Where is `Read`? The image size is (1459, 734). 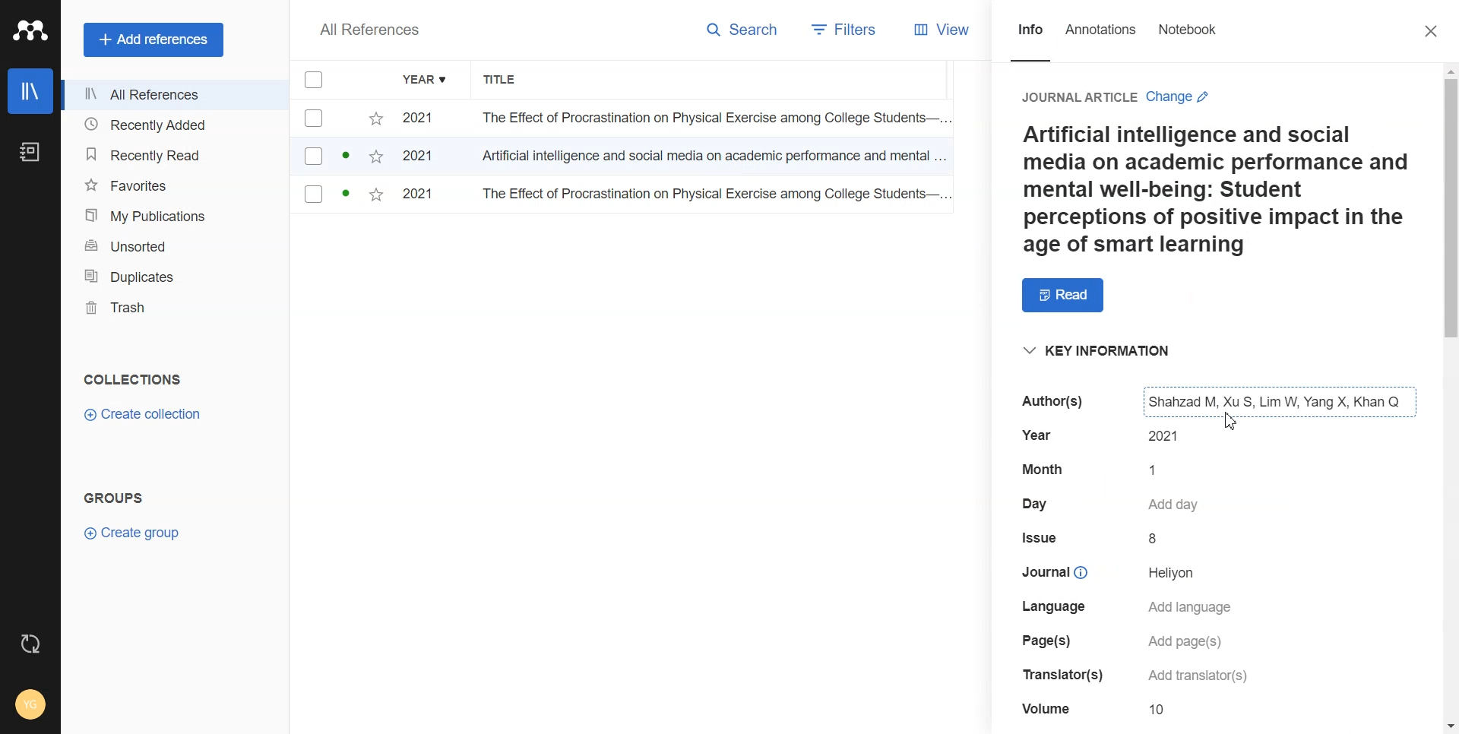 Read is located at coordinates (1064, 295).